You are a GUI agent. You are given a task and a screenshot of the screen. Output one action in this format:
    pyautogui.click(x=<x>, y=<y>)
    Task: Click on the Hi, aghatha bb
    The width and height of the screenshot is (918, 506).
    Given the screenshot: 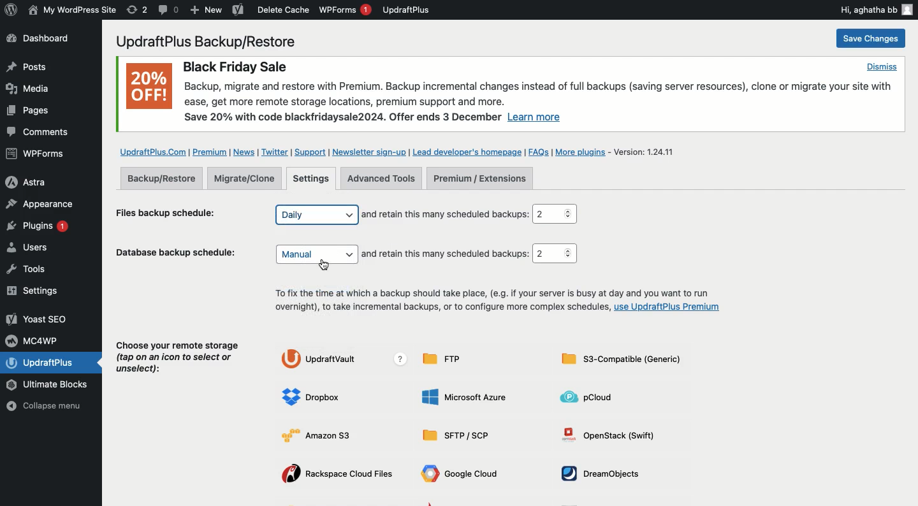 What is the action you would take?
    pyautogui.click(x=875, y=9)
    